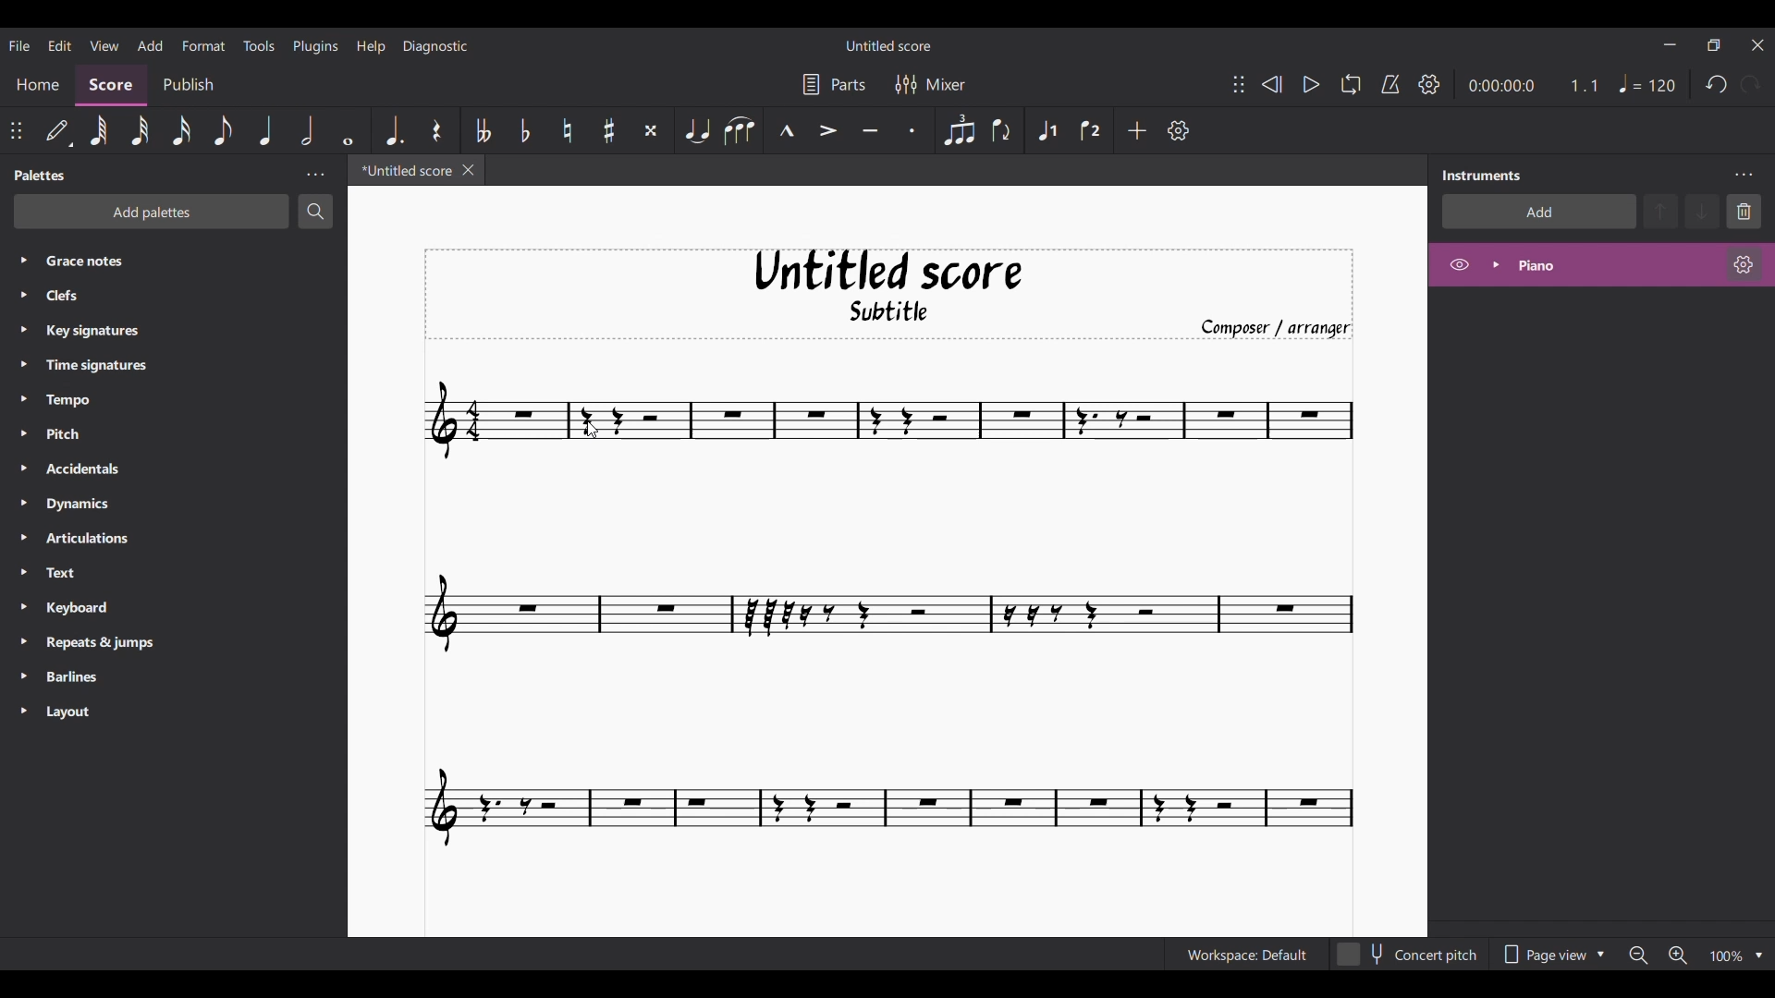 Image resolution: width=1775 pixels, height=998 pixels. I want to click on Toggle double sharp, so click(651, 130).